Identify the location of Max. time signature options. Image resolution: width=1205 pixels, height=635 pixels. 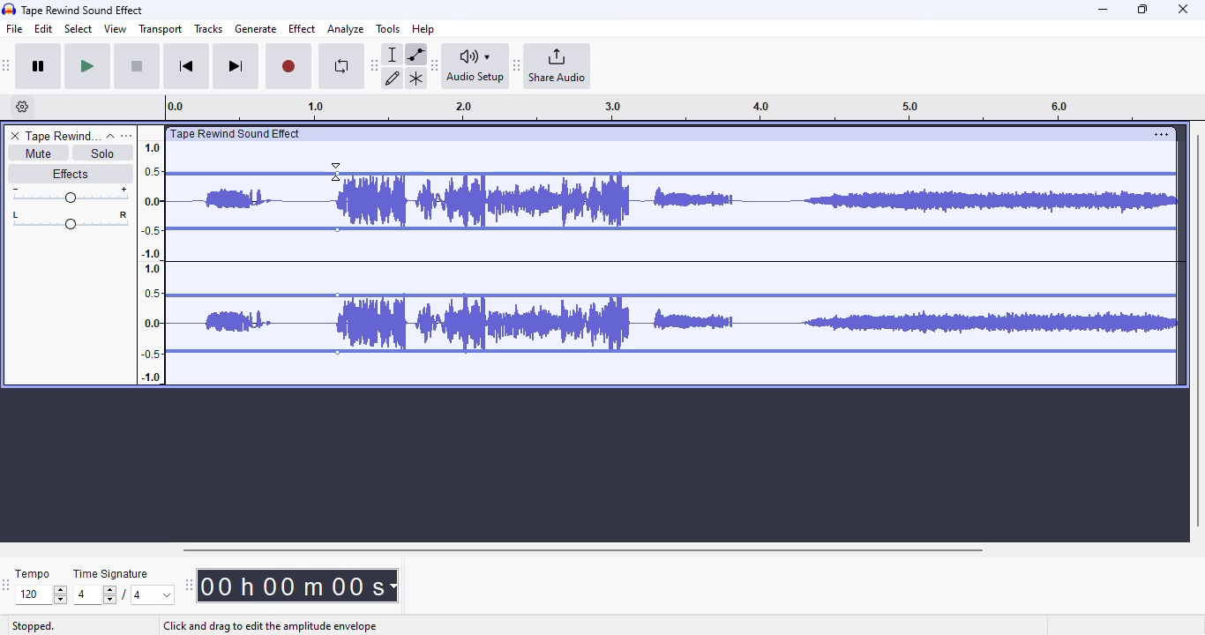
(153, 594).